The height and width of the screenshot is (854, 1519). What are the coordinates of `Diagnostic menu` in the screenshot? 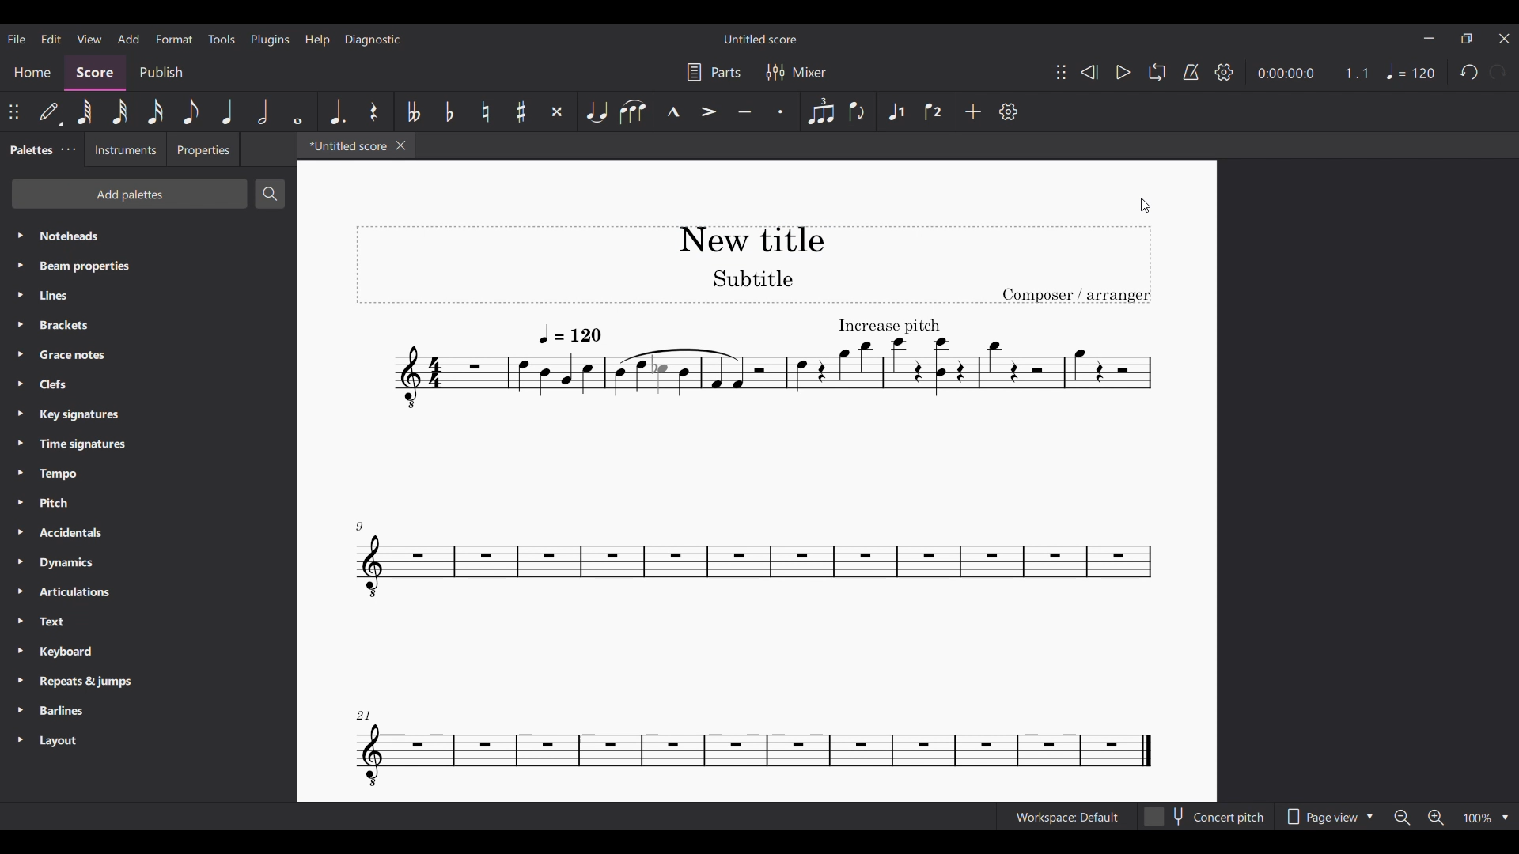 It's located at (373, 40).